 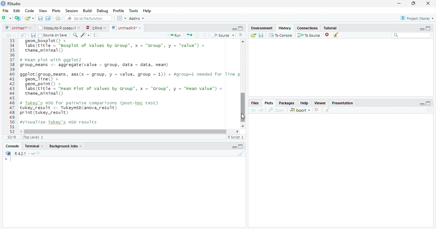 What do you see at coordinates (253, 35) in the screenshot?
I see `Load Workspace` at bounding box center [253, 35].